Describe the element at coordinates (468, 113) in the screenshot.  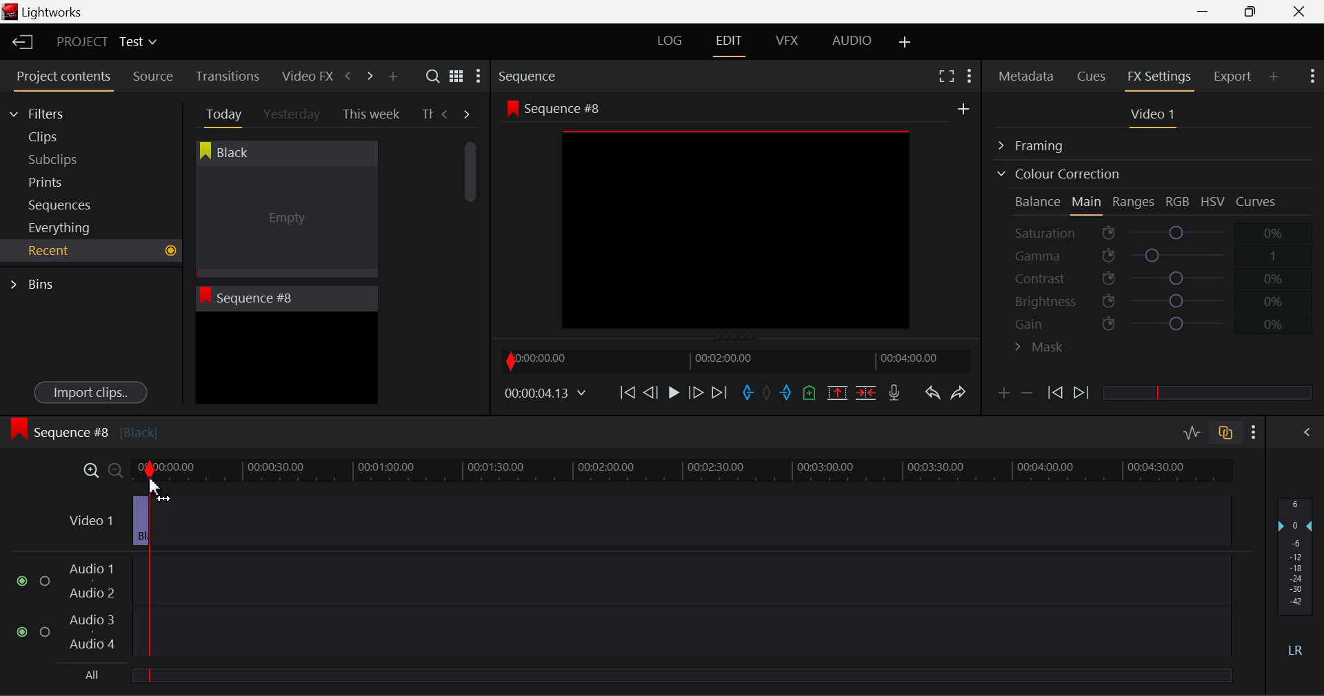
I see `Next Tab` at that location.